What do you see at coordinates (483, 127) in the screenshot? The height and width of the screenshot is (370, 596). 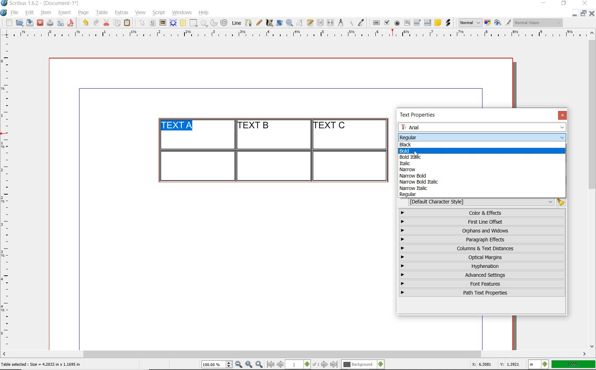 I see `font family` at bounding box center [483, 127].